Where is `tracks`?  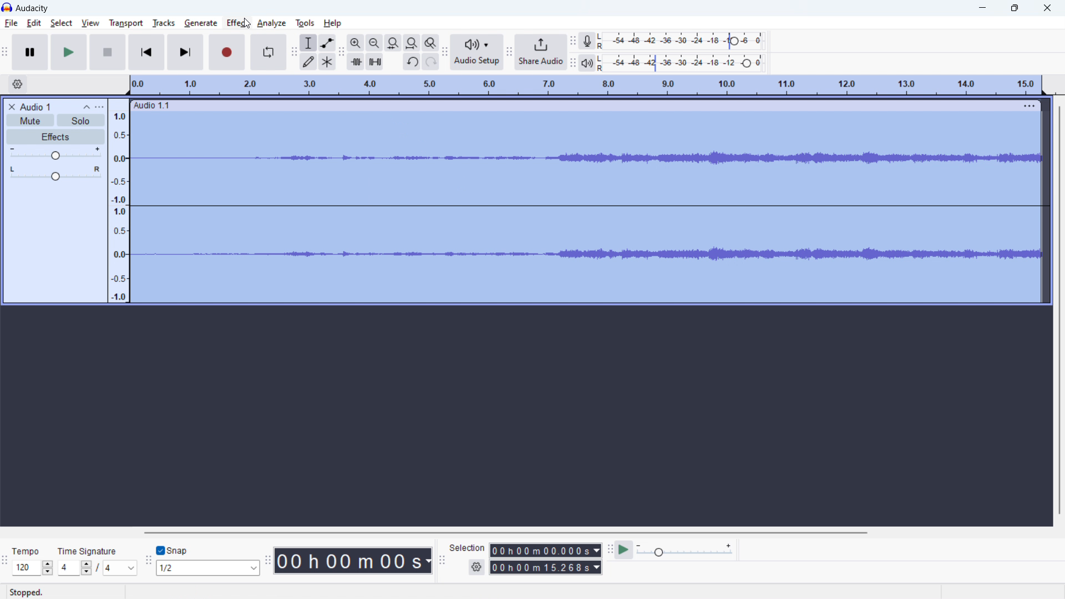 tracks is located at coordinates (164, 23).